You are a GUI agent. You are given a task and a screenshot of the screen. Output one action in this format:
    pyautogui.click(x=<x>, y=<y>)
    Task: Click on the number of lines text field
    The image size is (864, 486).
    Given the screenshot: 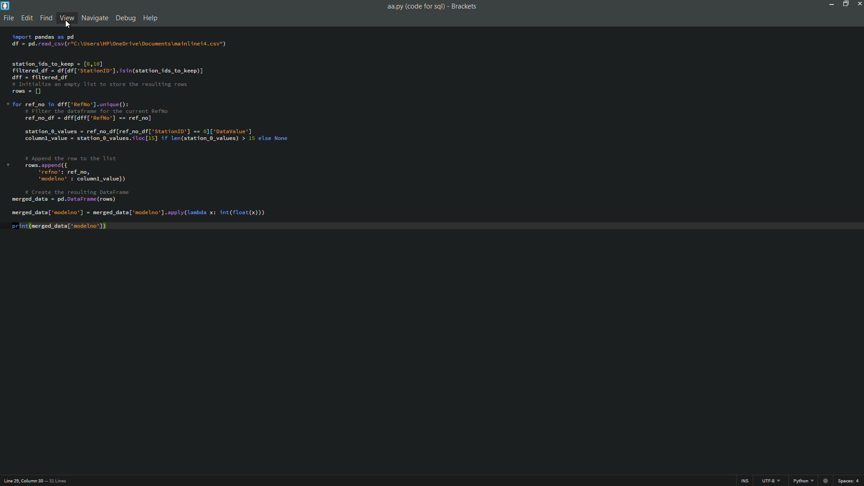 What is the action you would take?
    pyautogui.click(x=63, y=481)
    